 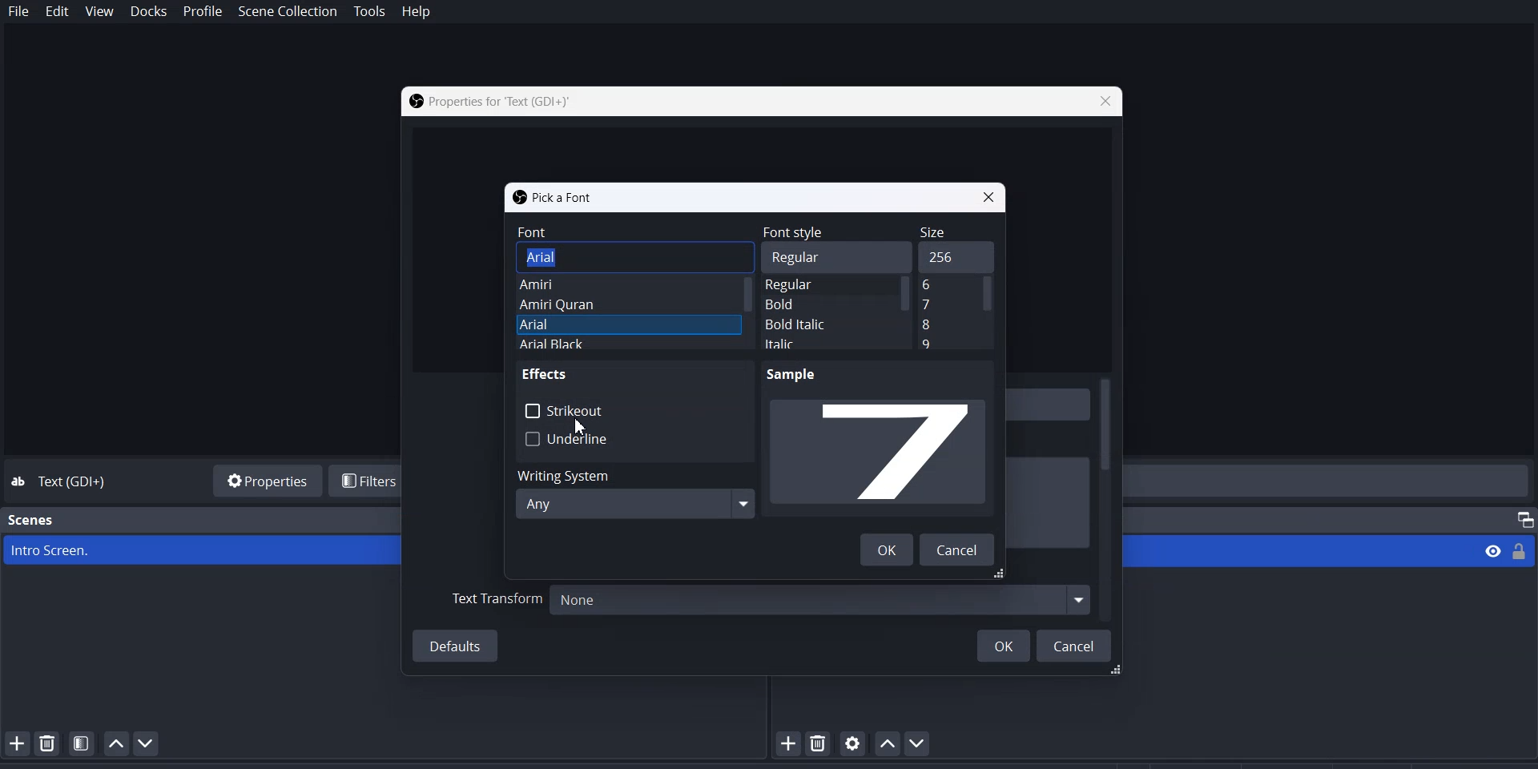 I want to click on Bold, so click(x=803, y=304).